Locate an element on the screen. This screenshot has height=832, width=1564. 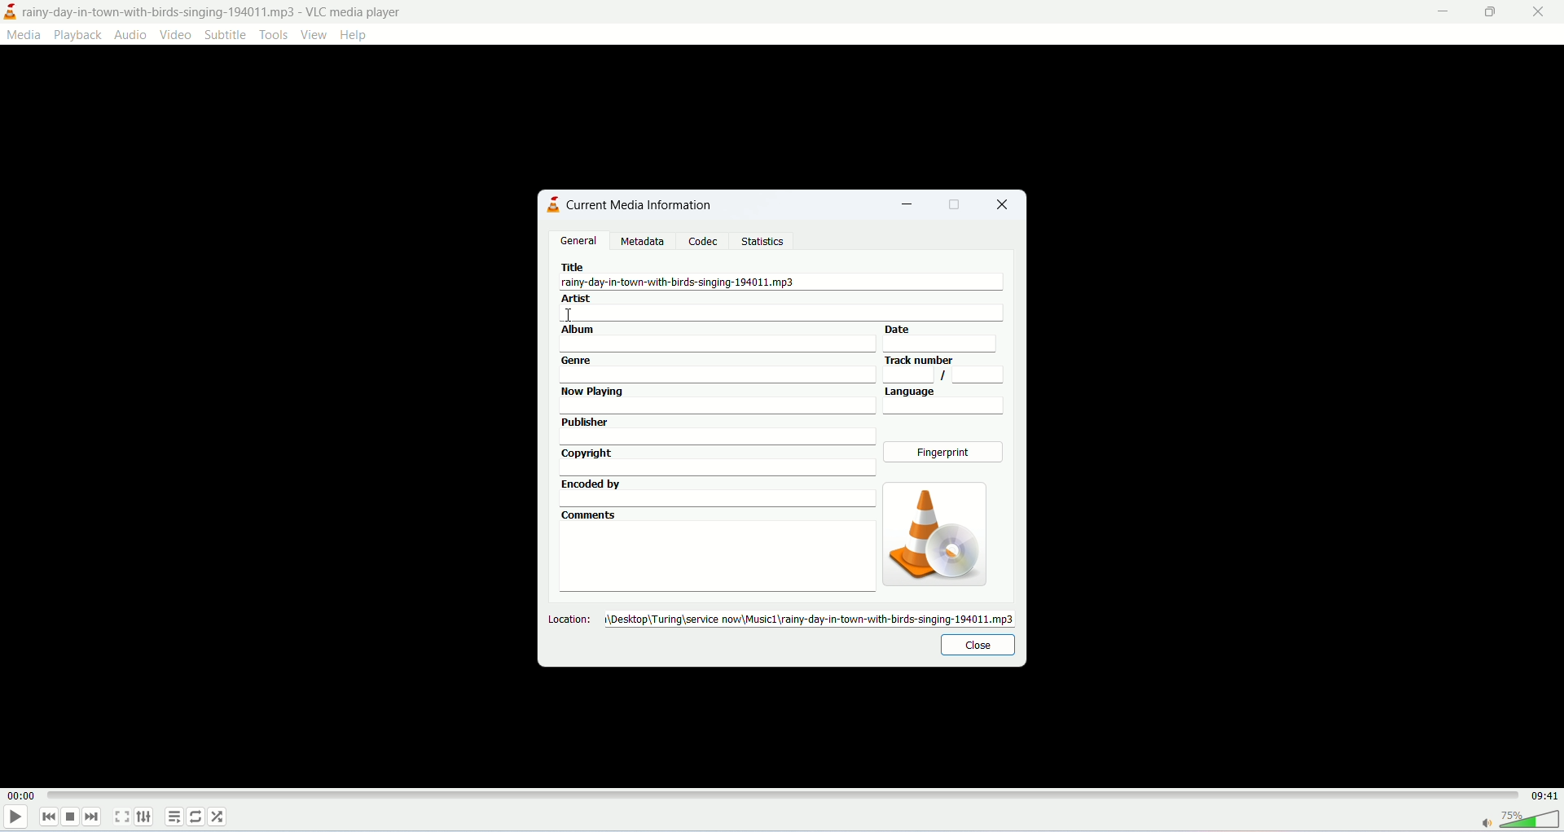
maximize is located at coordinates (956, 204).